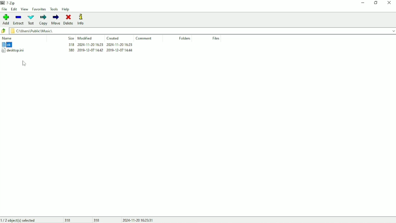  What do you see at coordinates (85, 38) in the screenshot?
I see `Modified` at bounding box center [85, 38].